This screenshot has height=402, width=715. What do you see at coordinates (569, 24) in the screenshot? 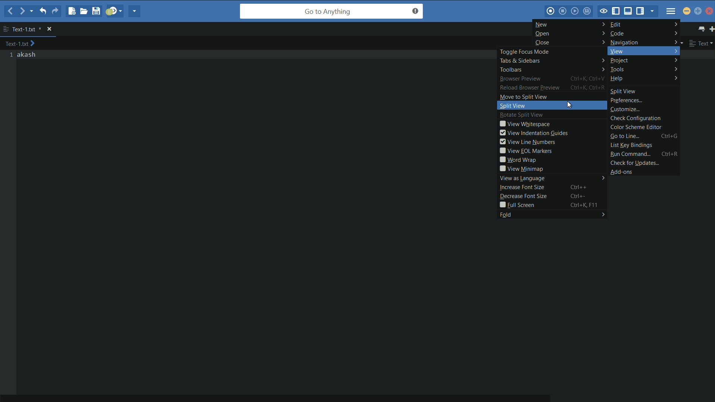
I see `new` at bounding box center [569, 24].